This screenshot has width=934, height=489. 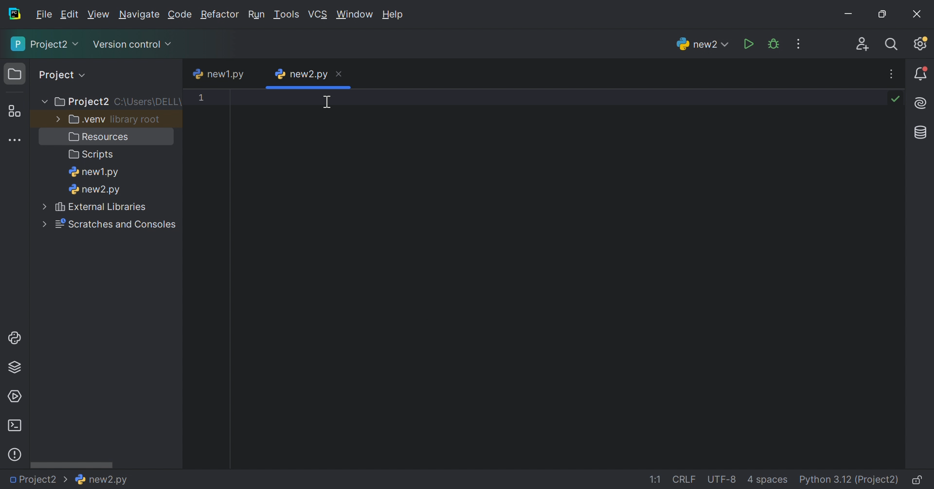 What do you see at coordinates (15, 426) in the screenshot?
I see `Terminal` at bounding box center [15, 426].